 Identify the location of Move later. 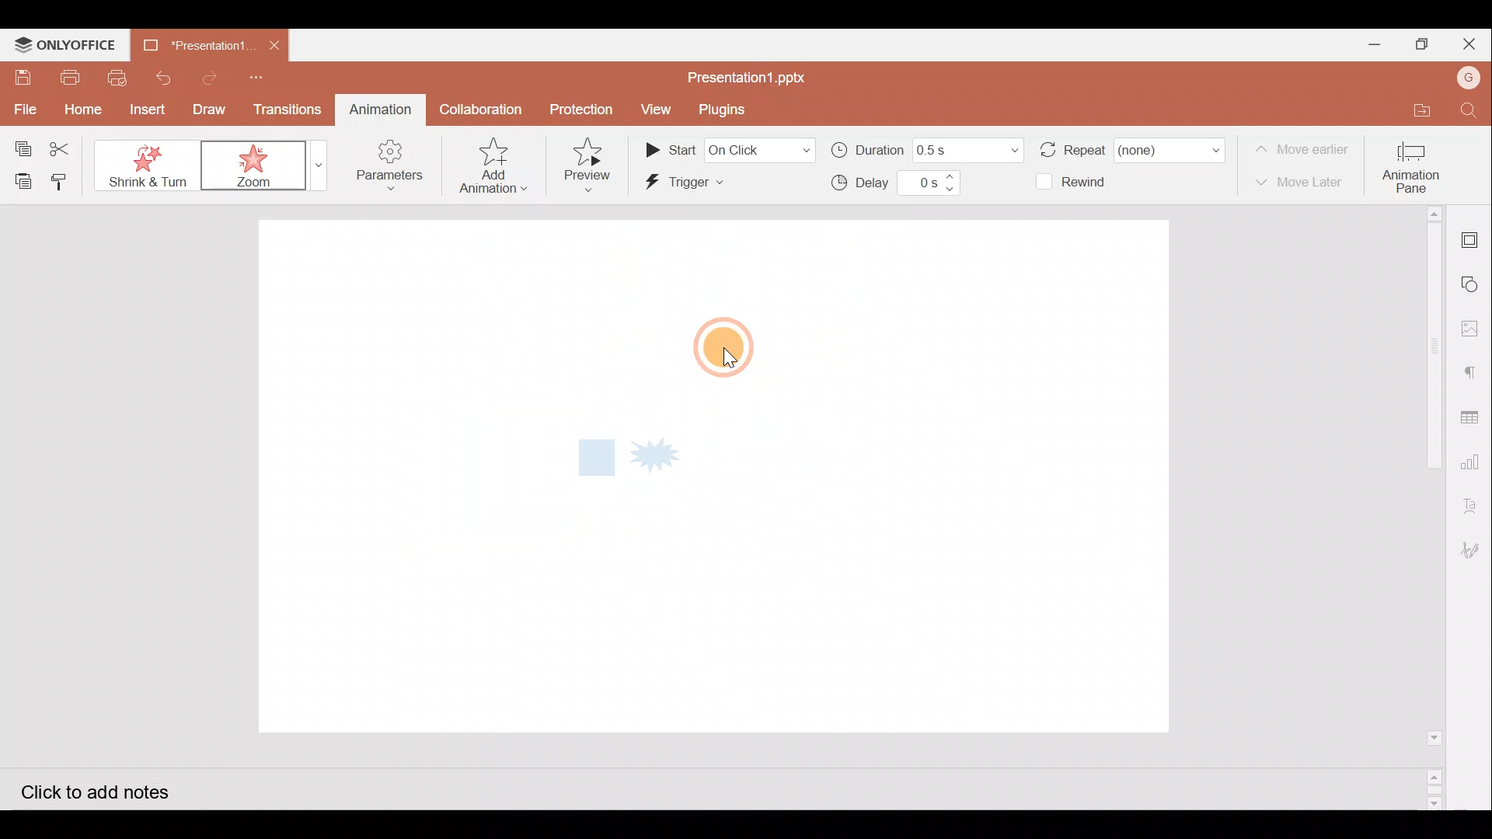
(1304, 183).